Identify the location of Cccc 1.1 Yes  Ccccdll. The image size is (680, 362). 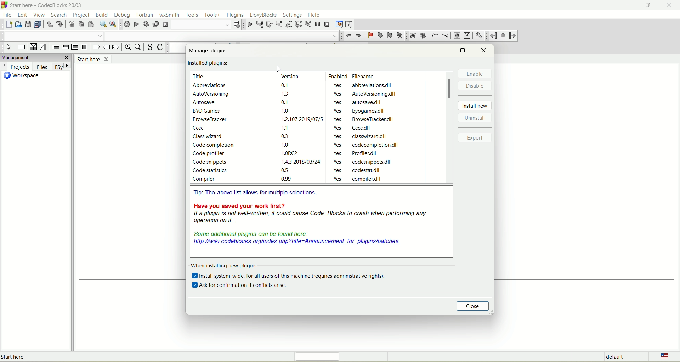
(292, 128).